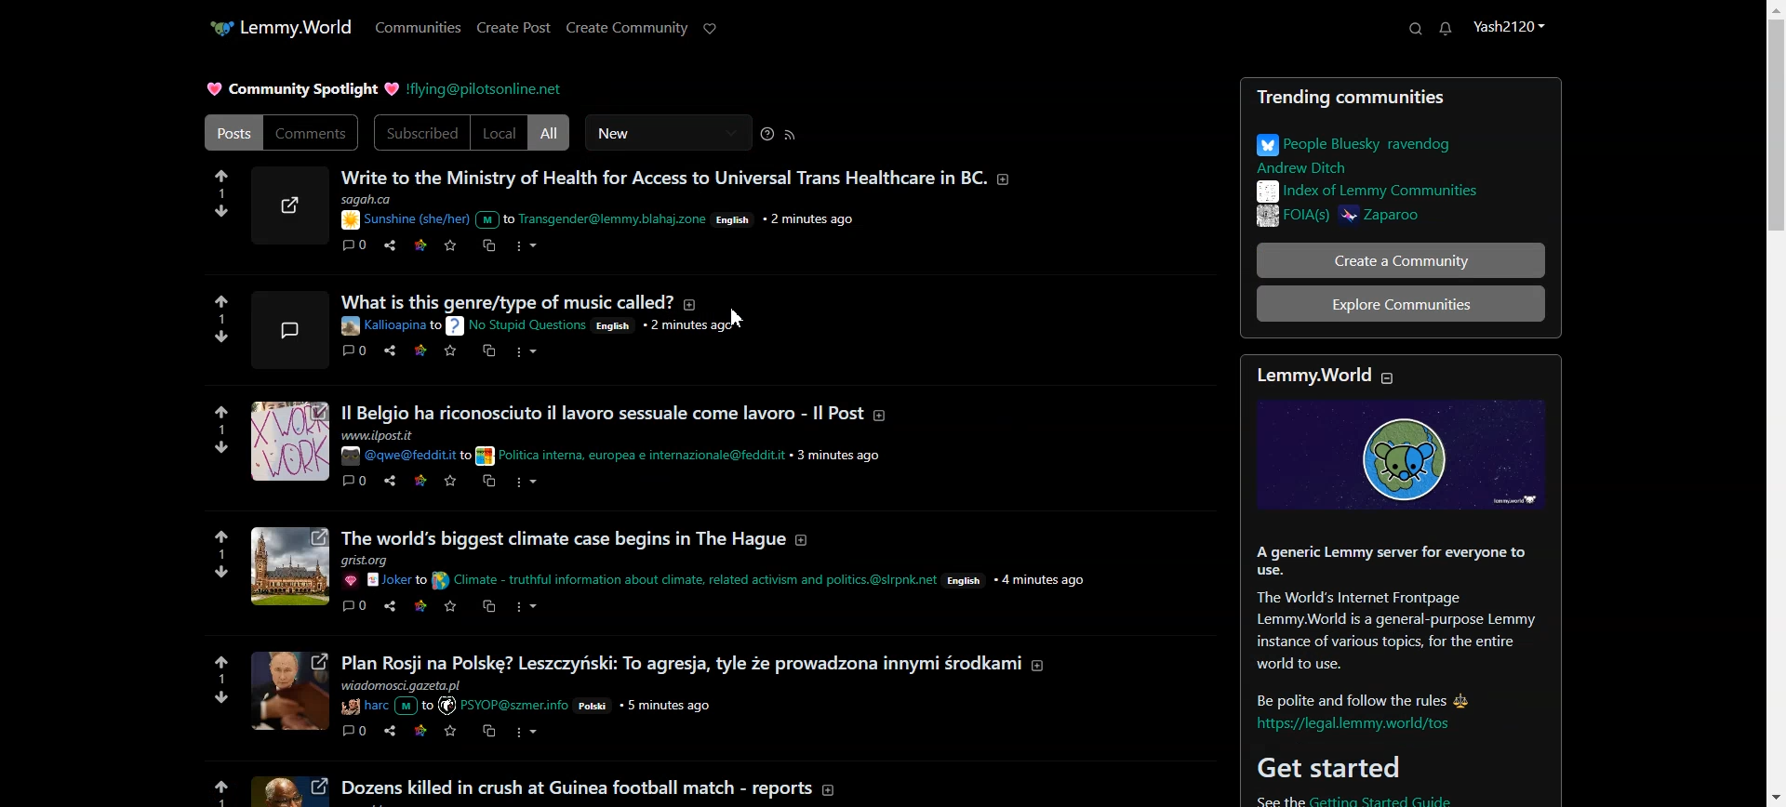 The width and height of the screenshot is (1786, 807). I want to click on Get started, so click(1327, 767).